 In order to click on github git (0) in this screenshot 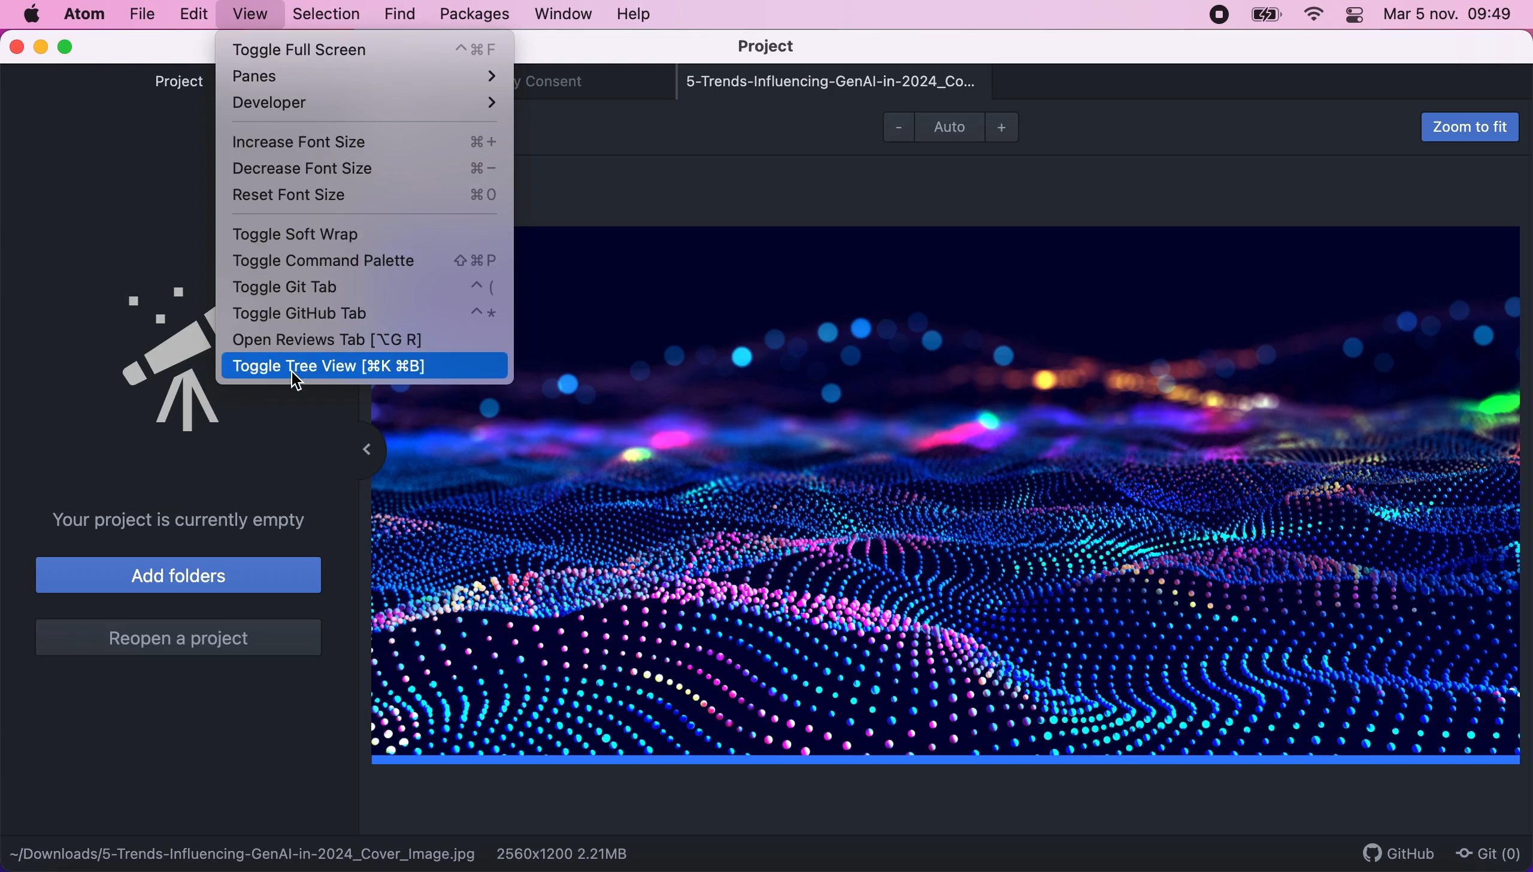, I will do `click(1434, 850)`.